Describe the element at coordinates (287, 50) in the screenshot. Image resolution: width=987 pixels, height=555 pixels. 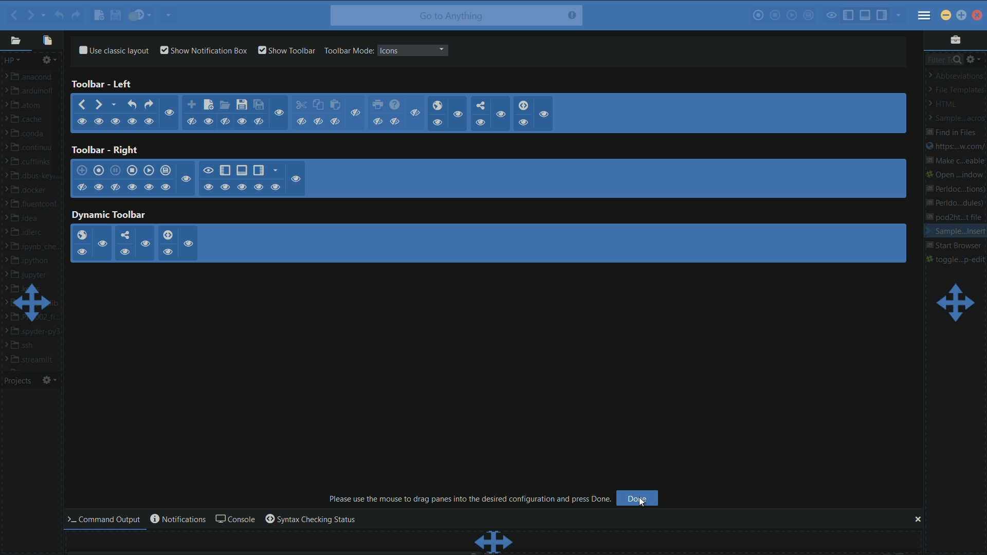
I see `show toolbar` at that location.